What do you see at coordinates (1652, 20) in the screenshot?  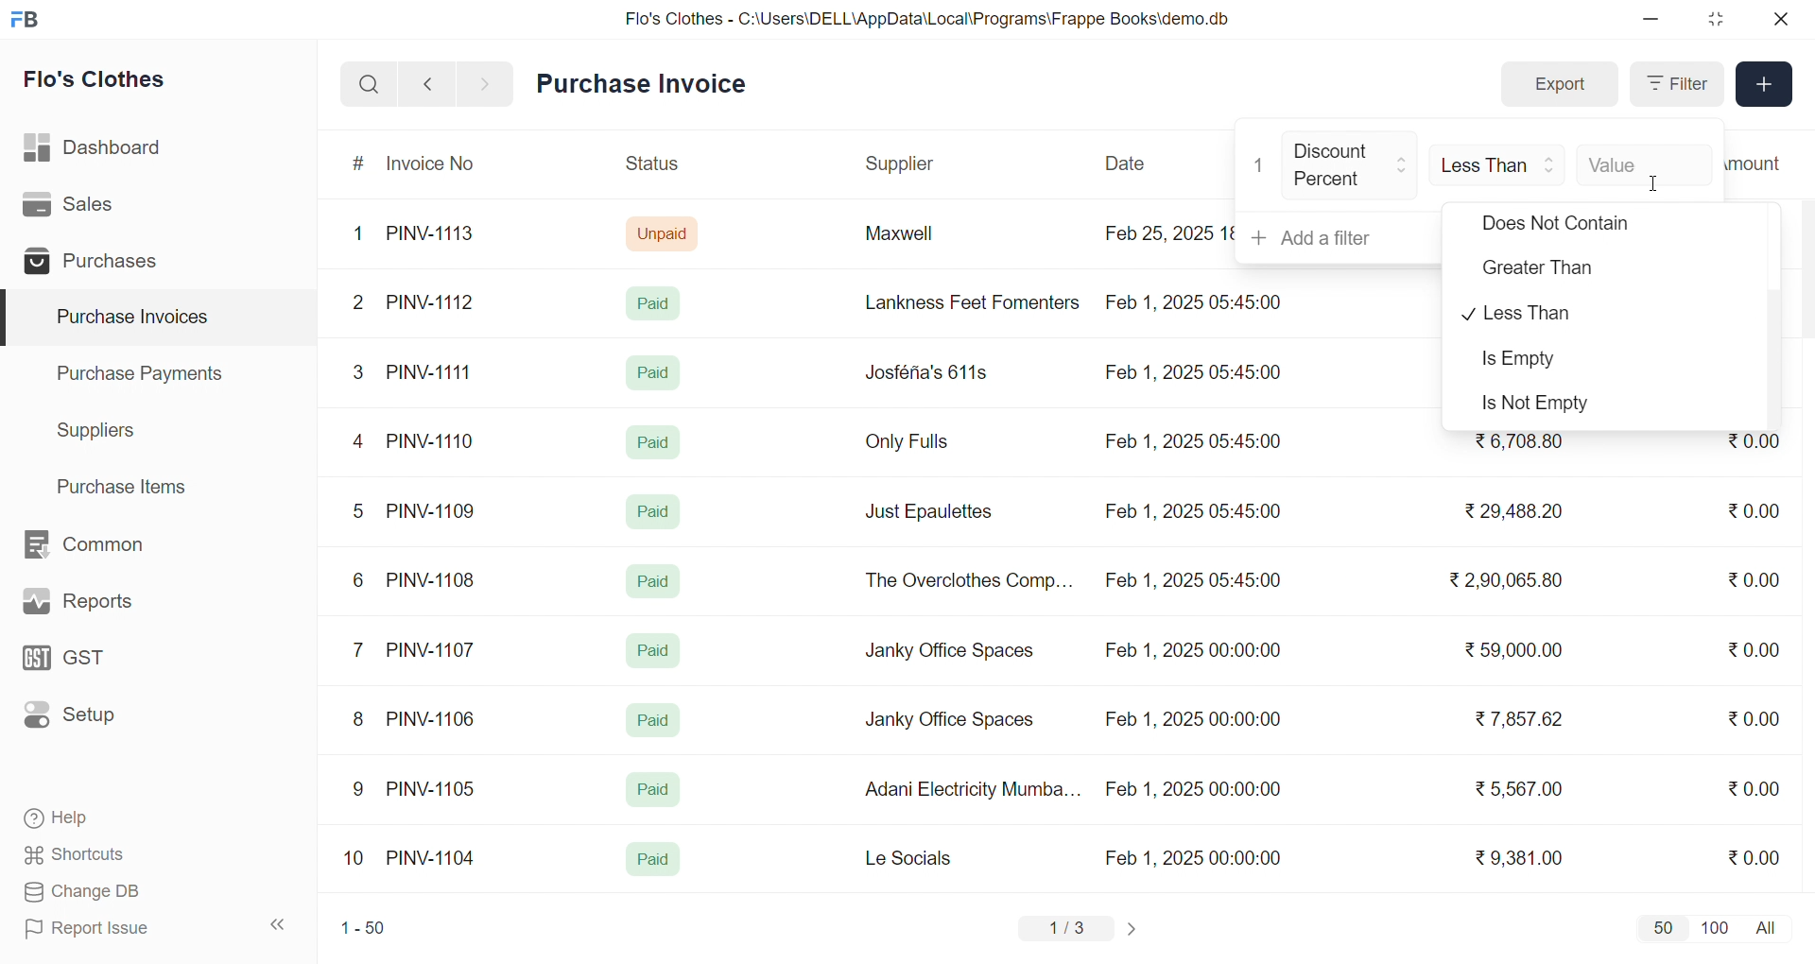 I see `minimize` at bounding box center [1652, 20].